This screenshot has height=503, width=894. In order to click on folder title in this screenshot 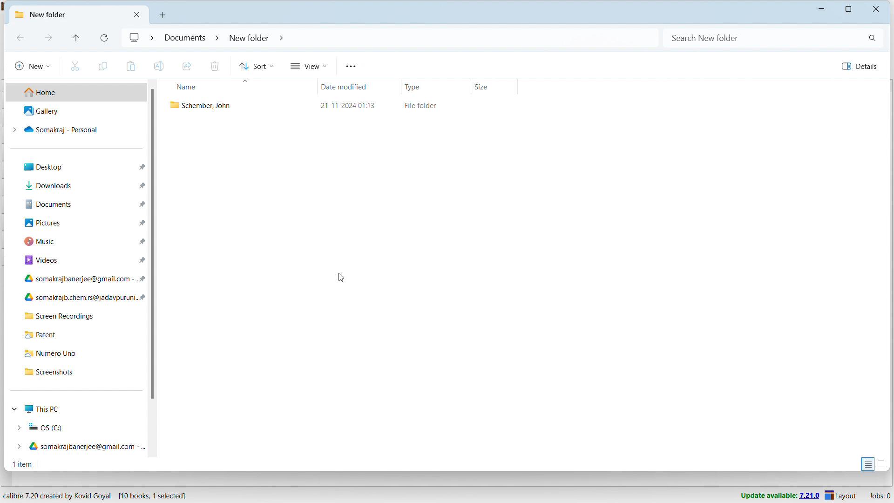, I will do `click(53, 14)`.